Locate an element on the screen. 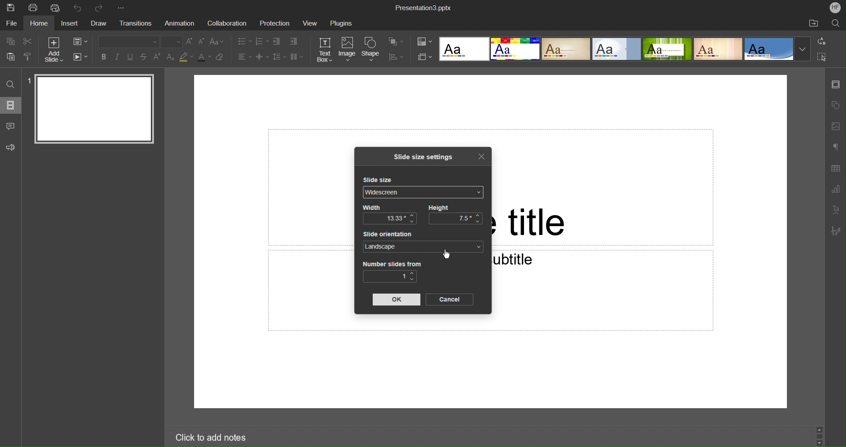 The image size is (846, 447). Change Slide Layout is located at coordinates (81, 41).